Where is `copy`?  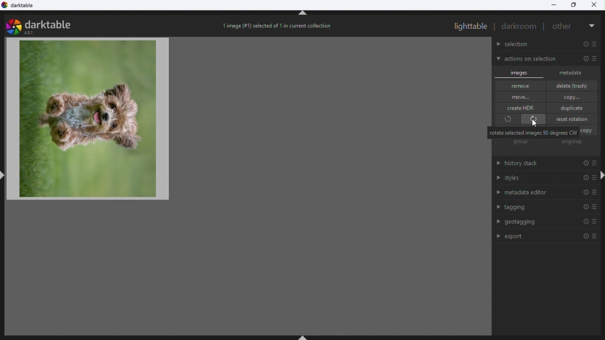
copy is located at coordinates (573, 97).